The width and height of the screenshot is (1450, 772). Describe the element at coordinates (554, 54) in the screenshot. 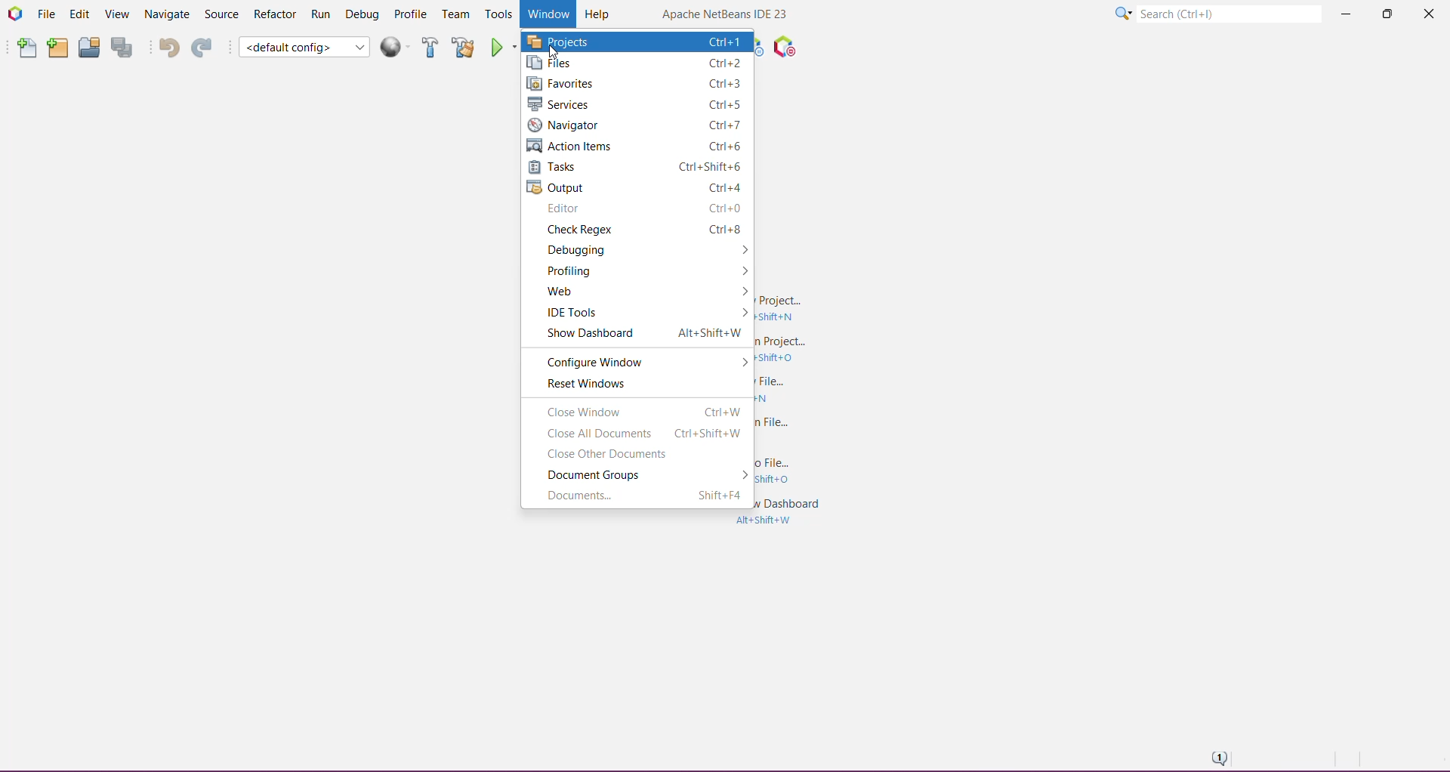

I see `cursor` at that location.